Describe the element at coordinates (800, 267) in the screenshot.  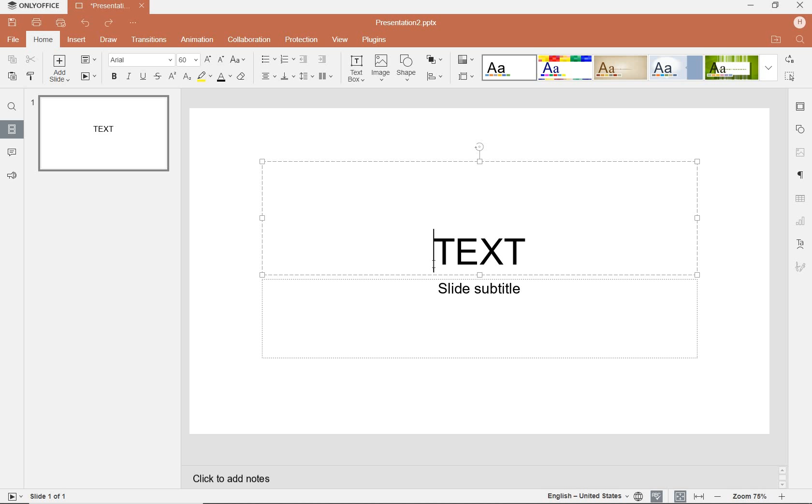
I see `SIGNATURE` at that location.